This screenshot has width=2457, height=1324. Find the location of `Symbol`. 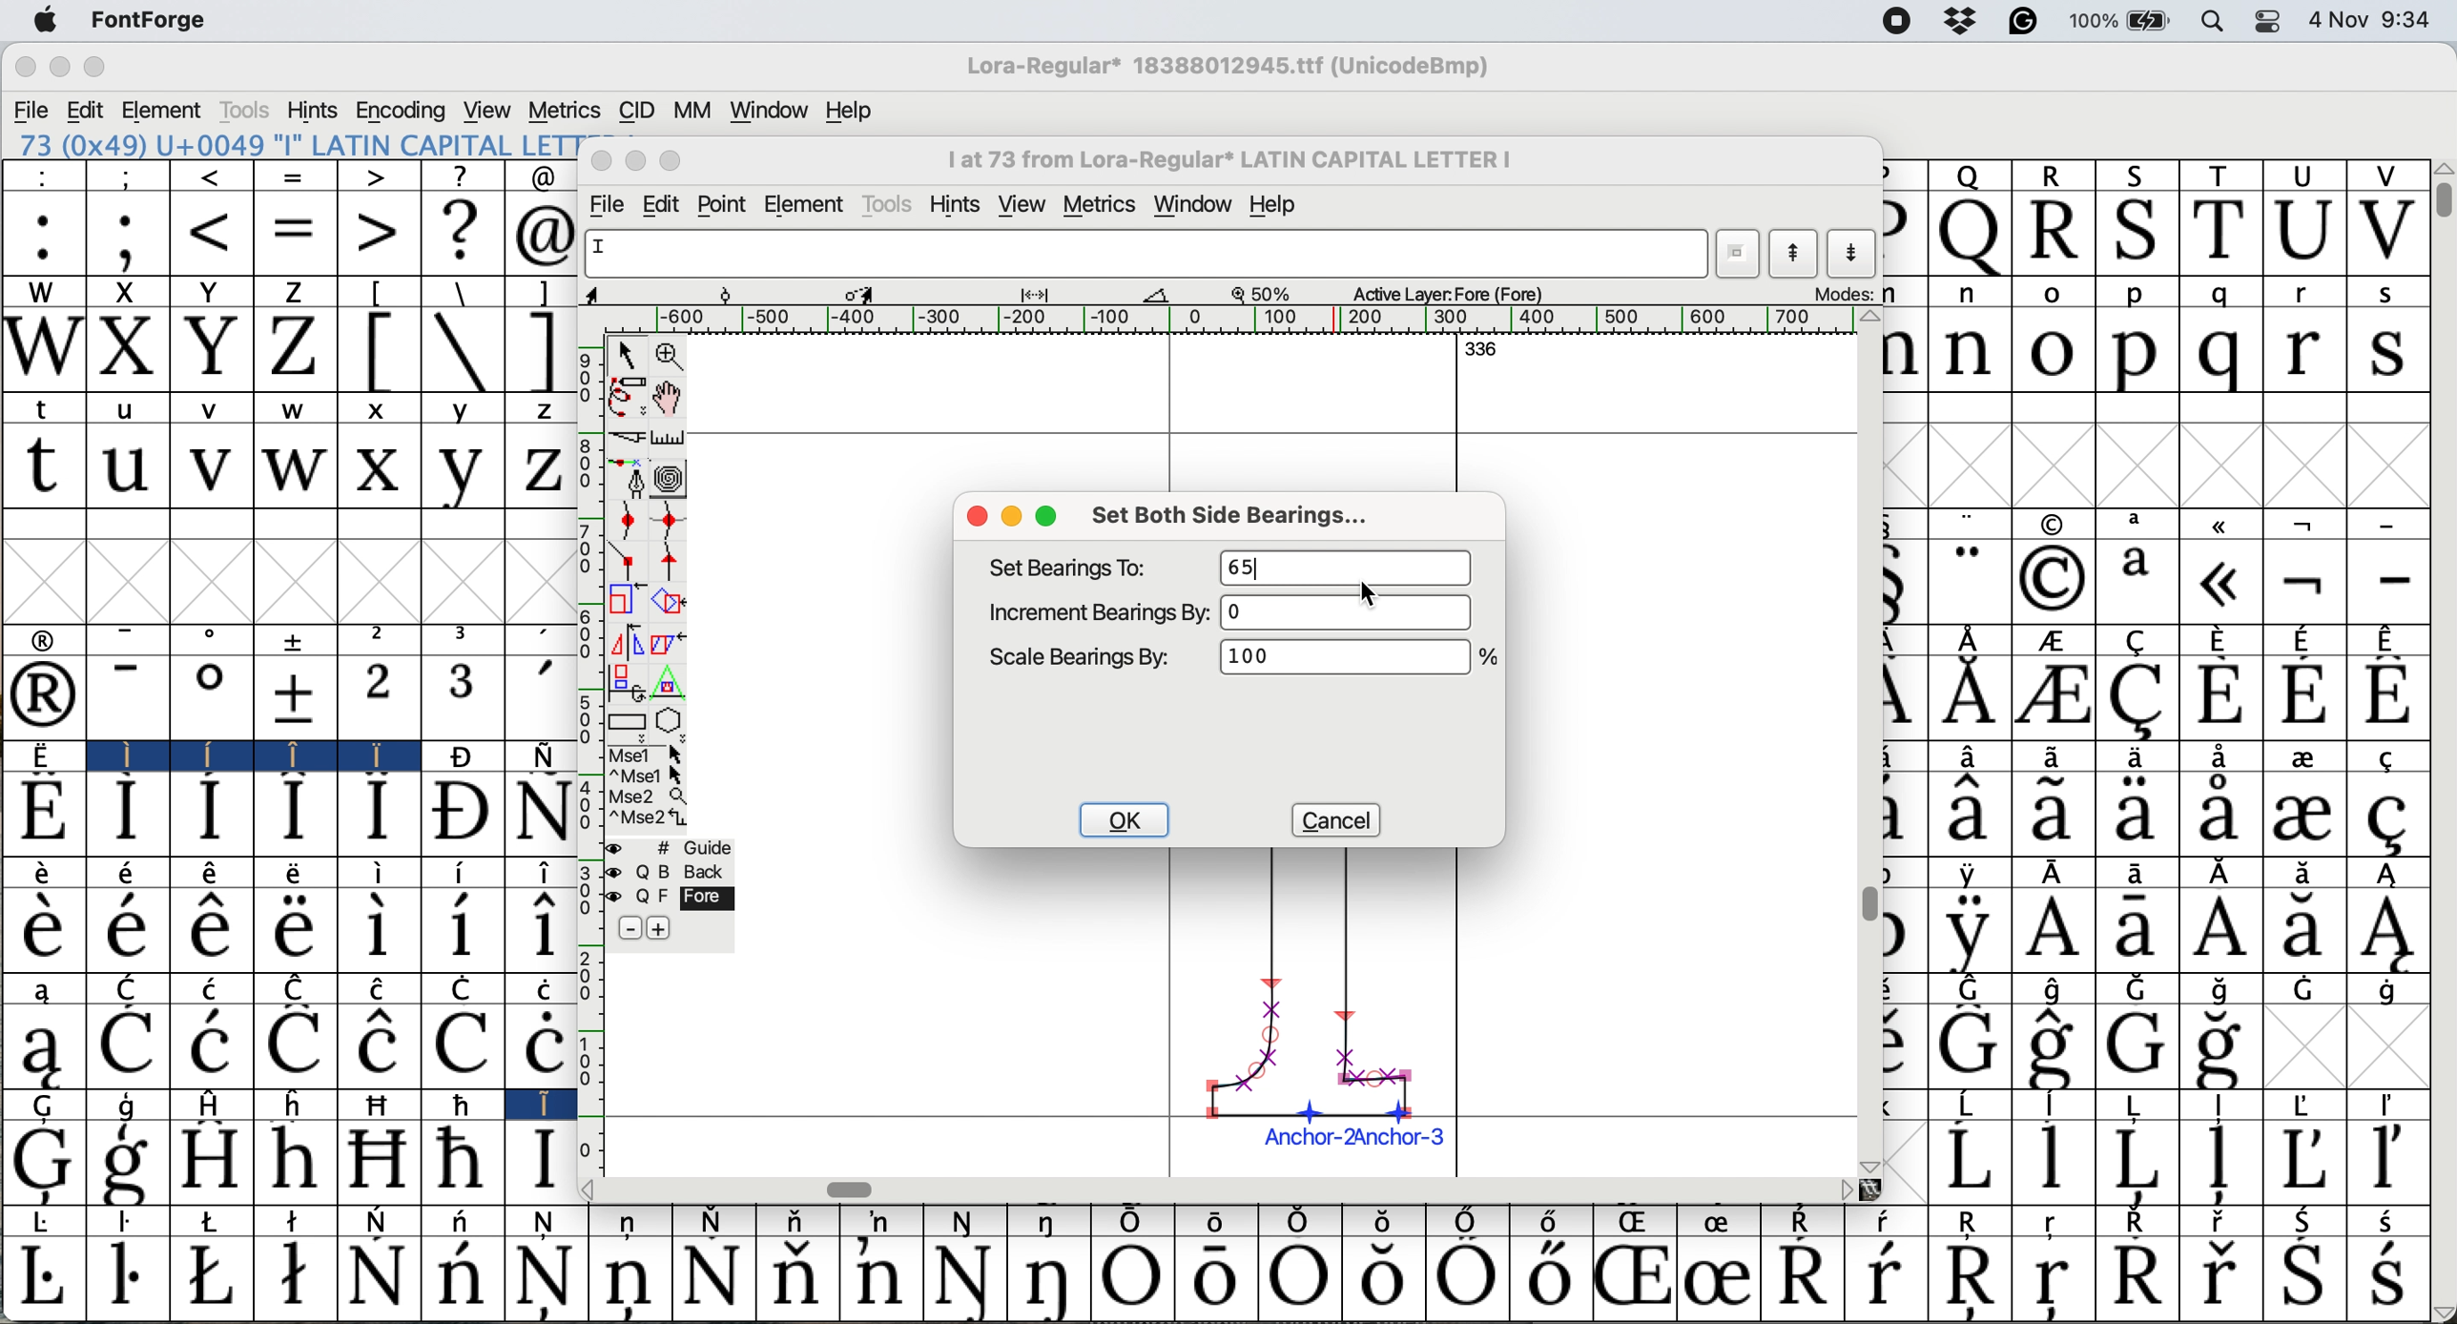

Symbol is located at coordinates (2218, 581).